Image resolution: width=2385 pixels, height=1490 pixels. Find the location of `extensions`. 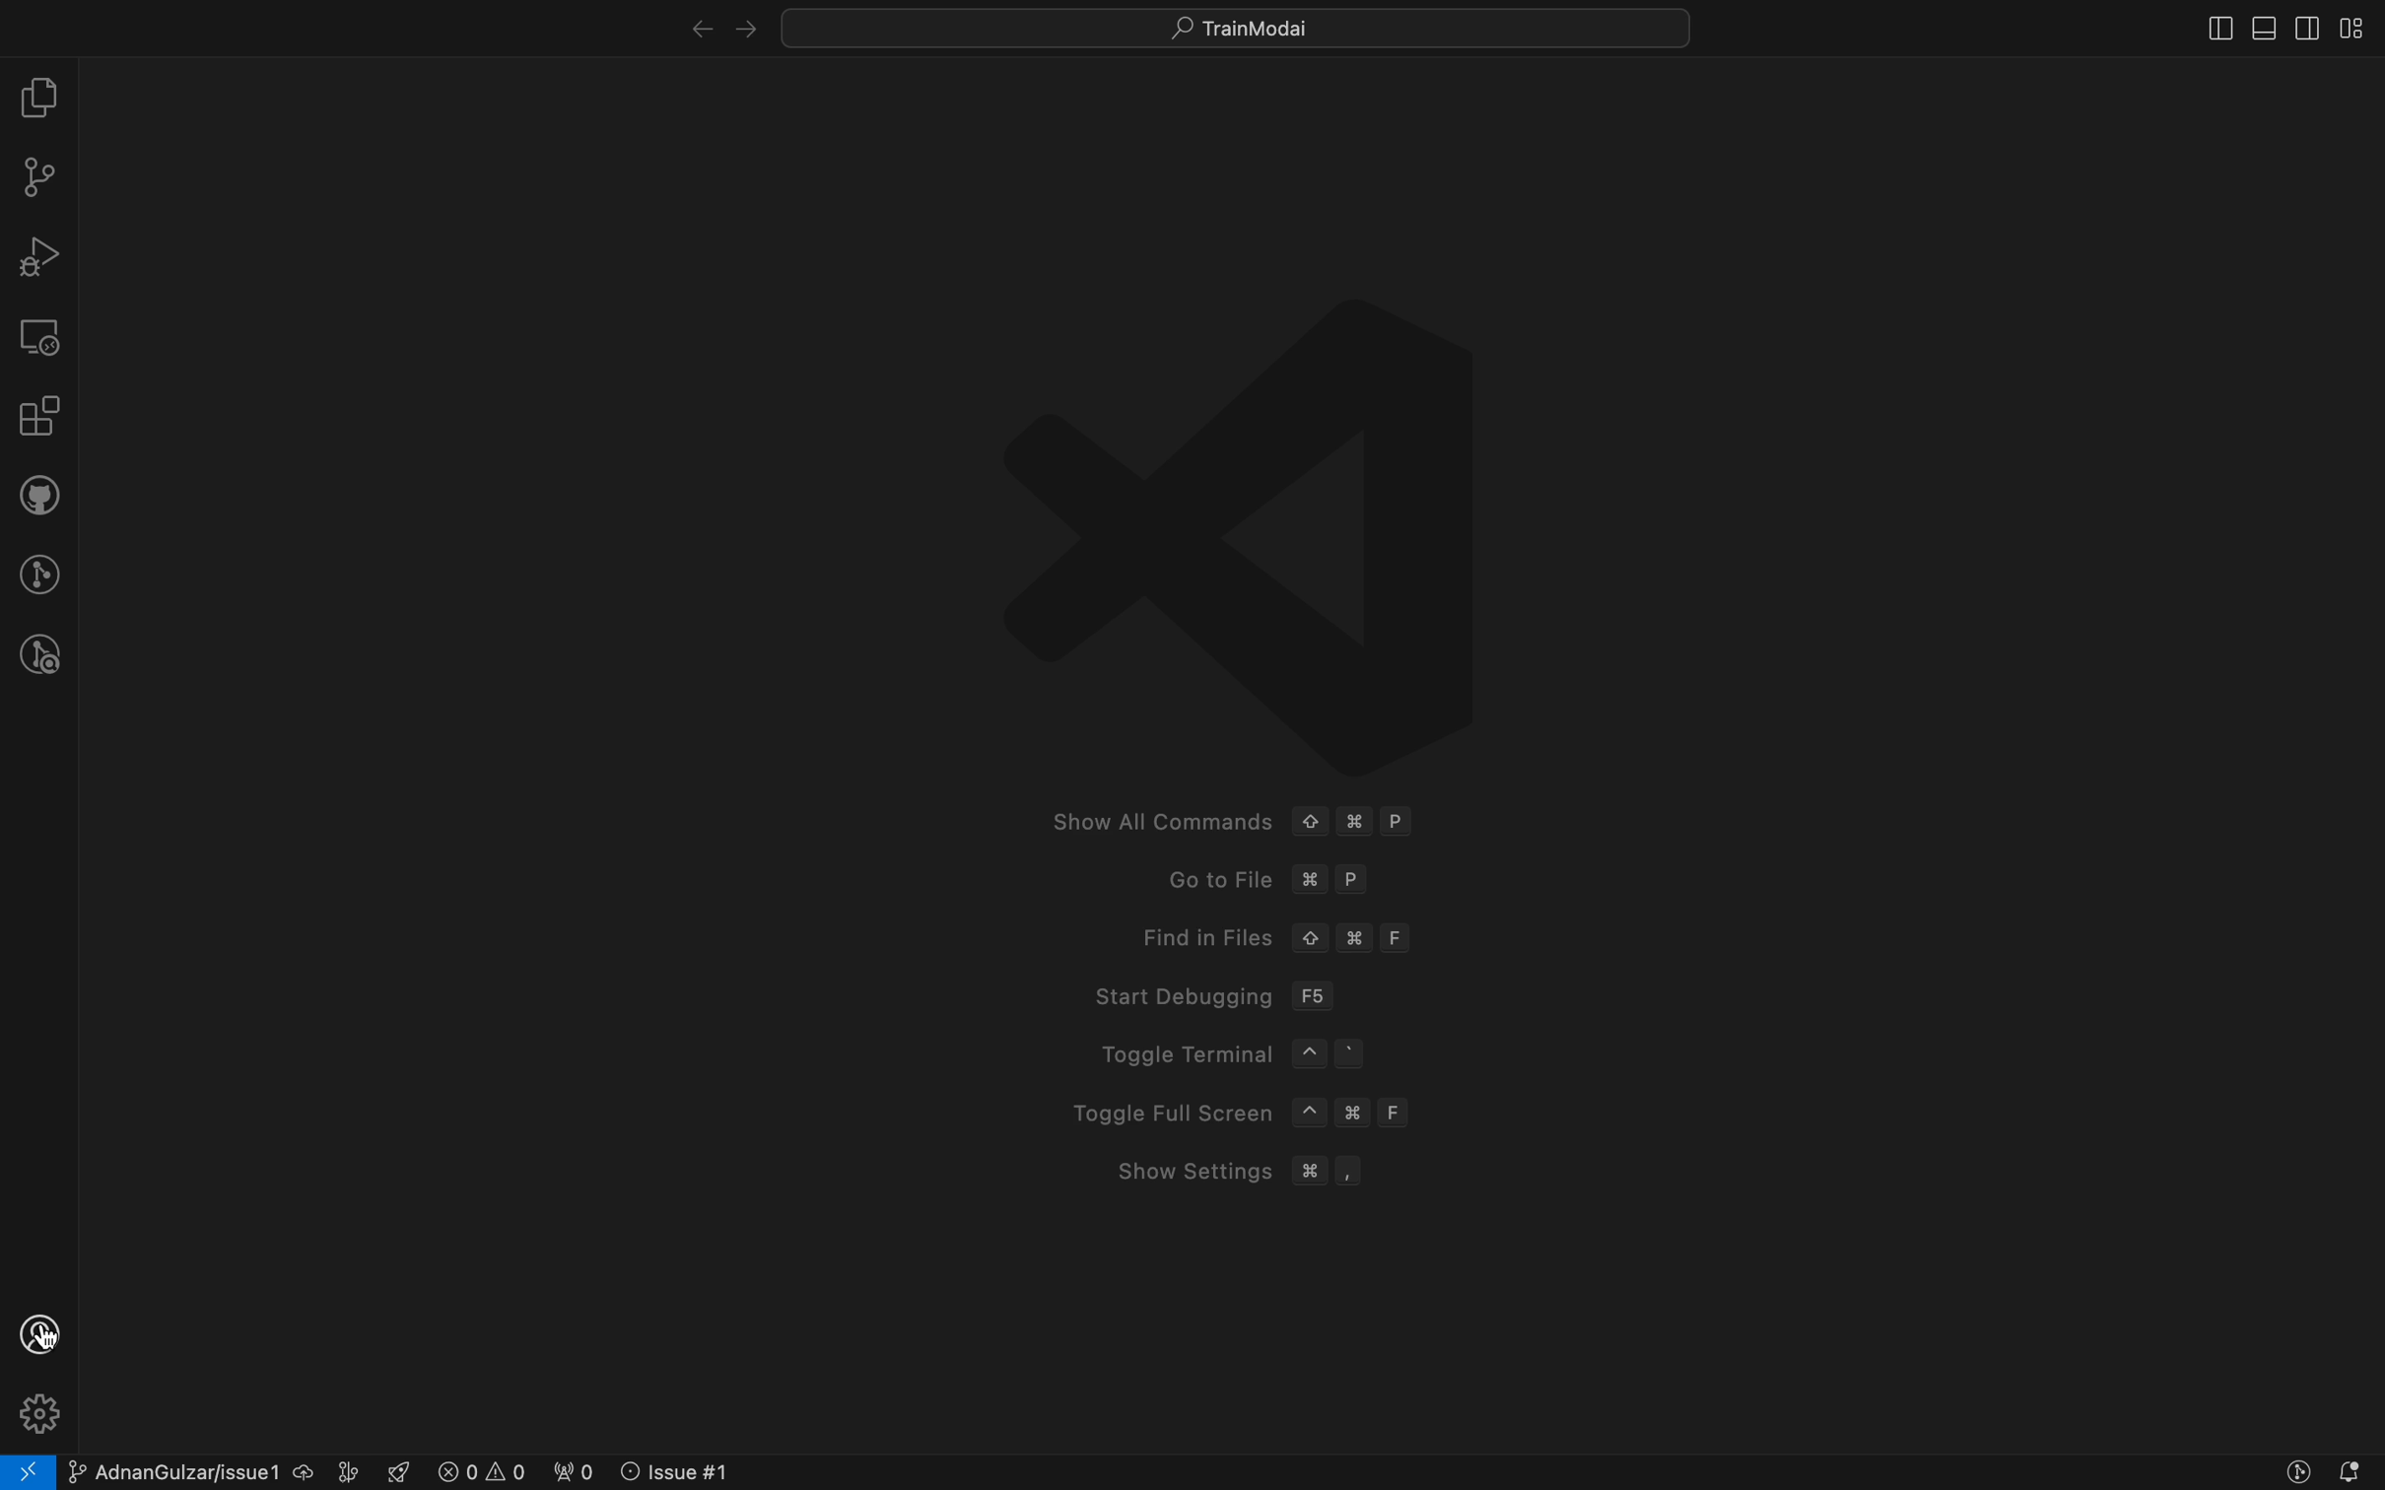

extensions is located at coordinates (36, 418).